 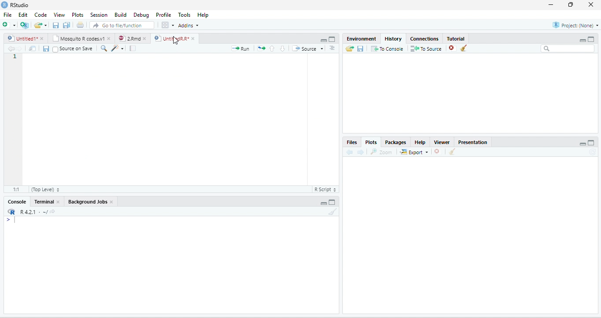 I want to click on View the current working directory, so click(x=52, y=211).